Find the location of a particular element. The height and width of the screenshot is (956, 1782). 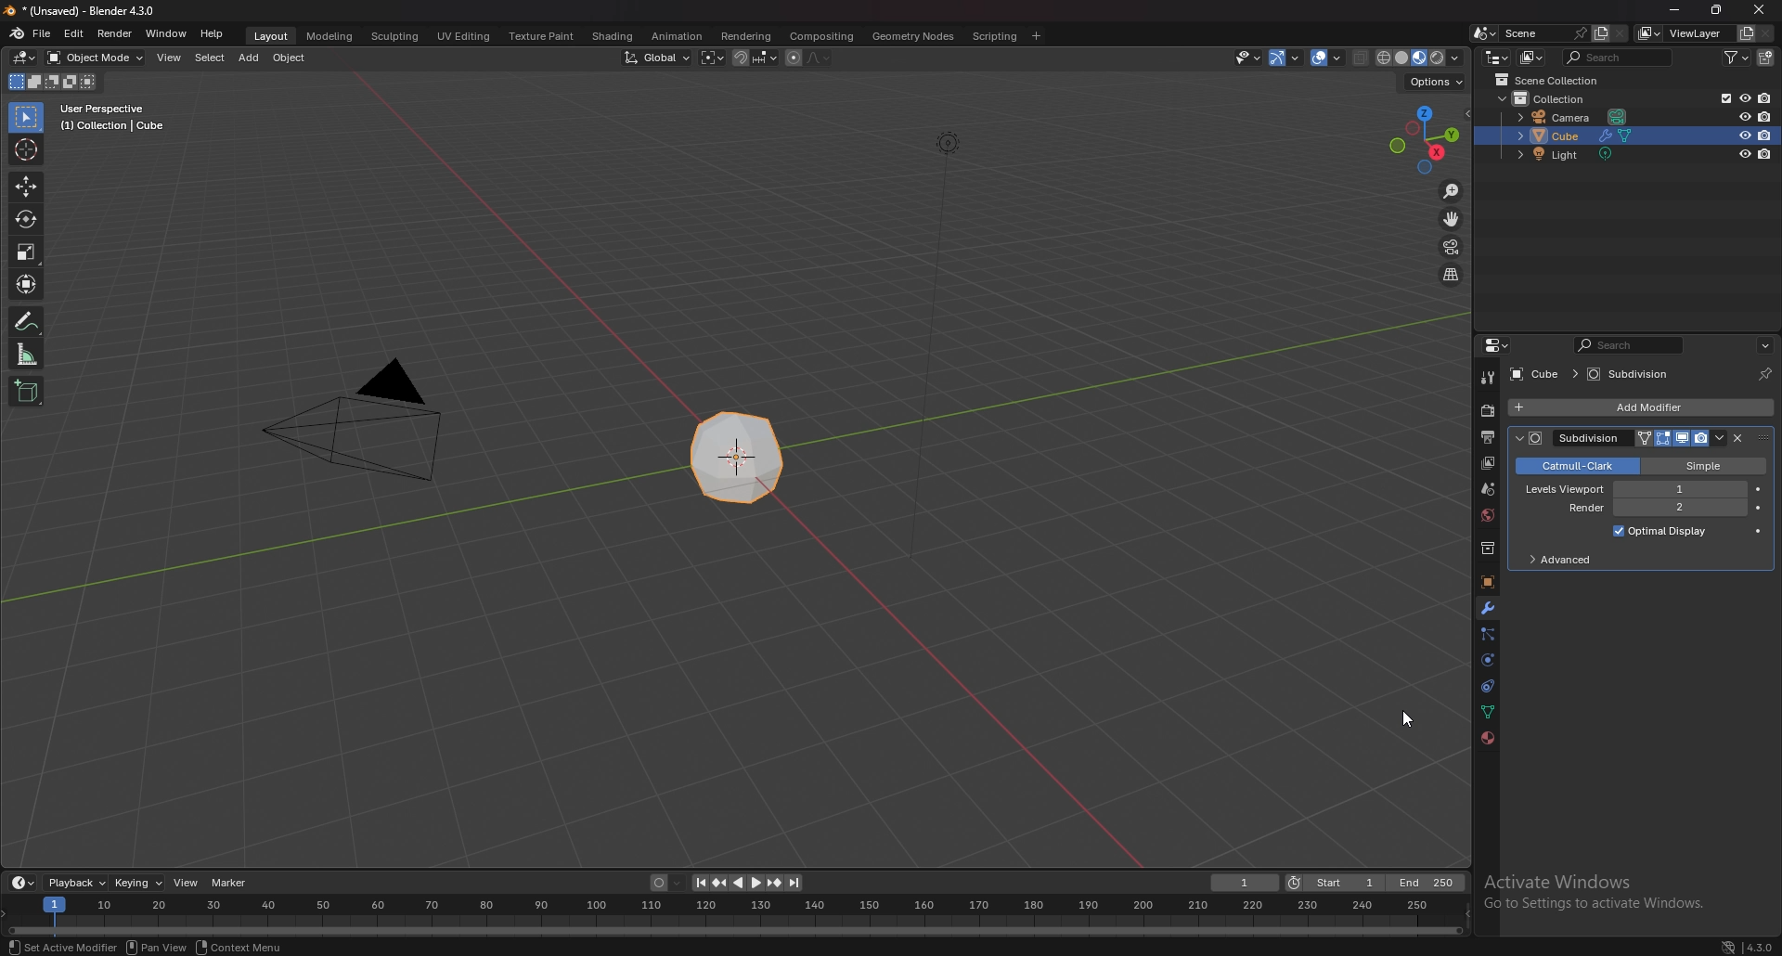

search is located at coordinates (1617, 58).